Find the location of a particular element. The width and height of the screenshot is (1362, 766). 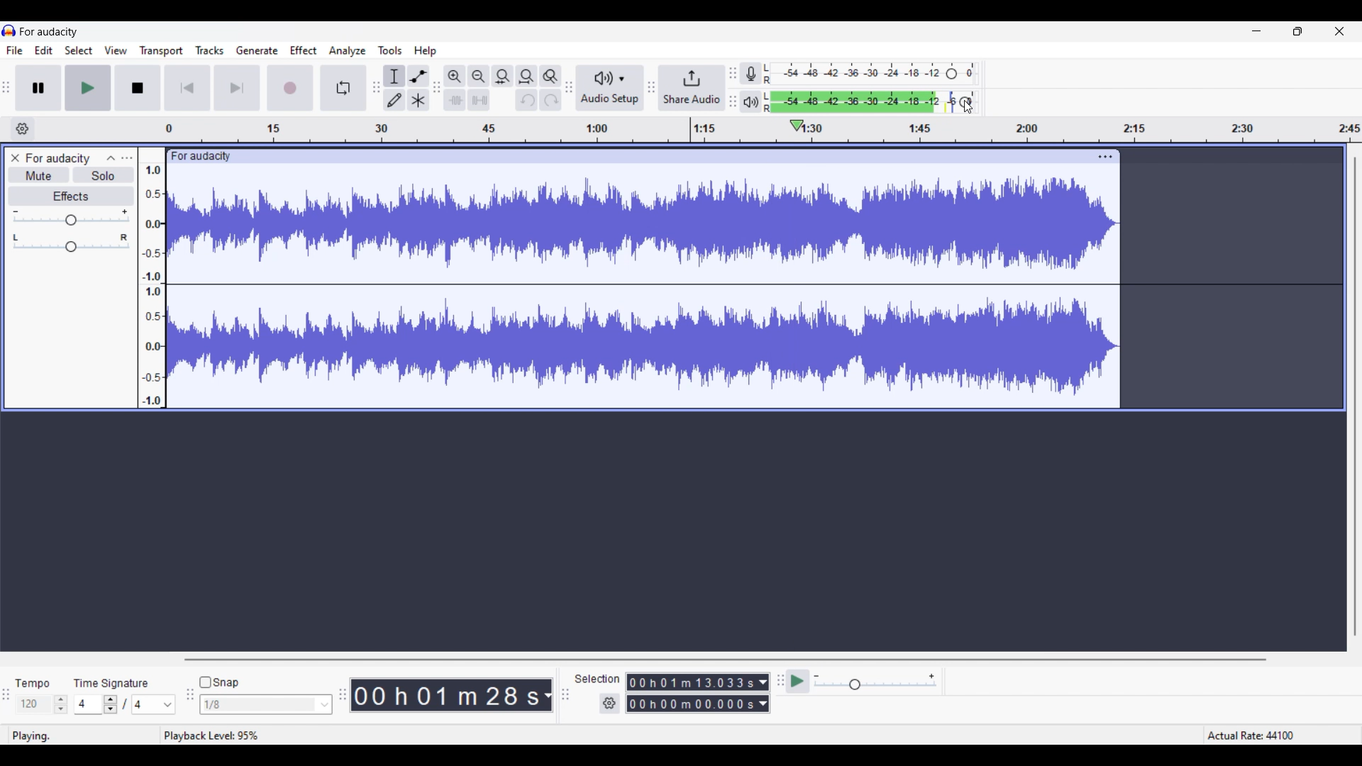

Playback meter is located at coordinates (751, 101).